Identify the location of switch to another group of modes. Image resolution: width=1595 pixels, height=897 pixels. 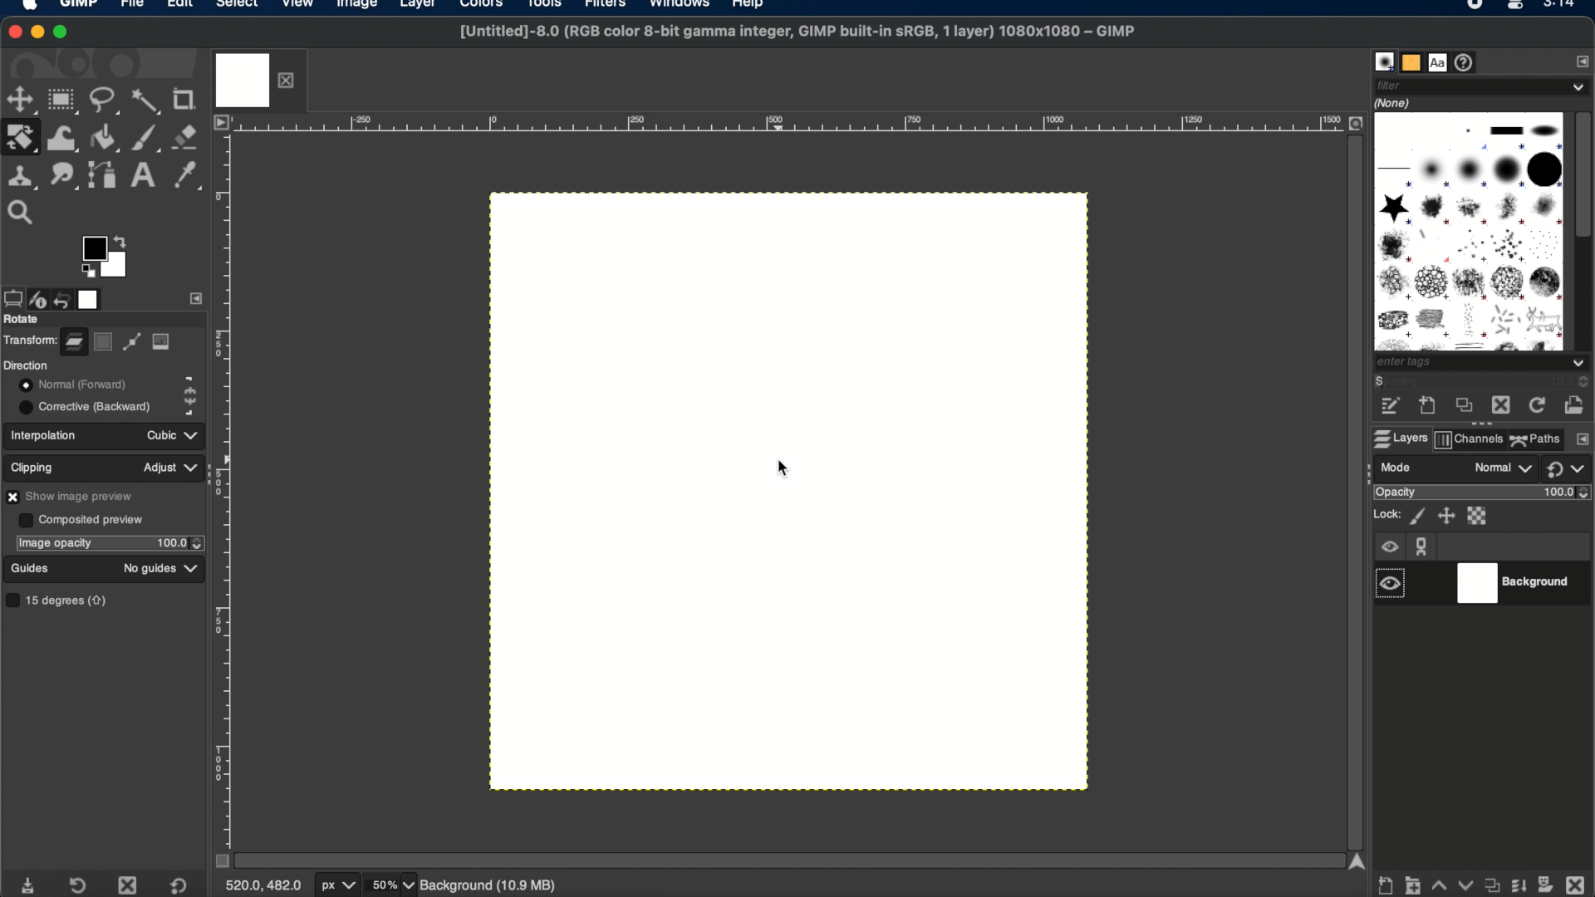
(1570, 470).